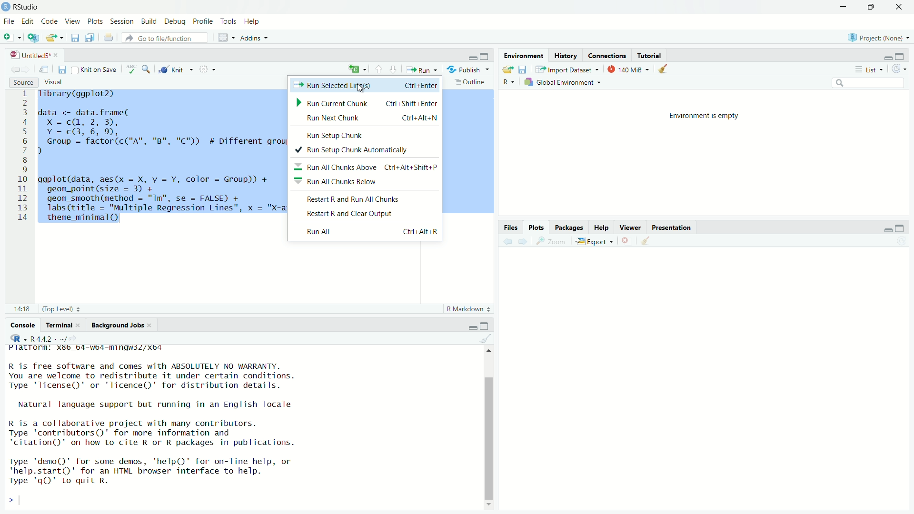 This screenshot has width=914, height=514. What do you see at coordinates (95, 22) in the screenshot?
I see `Plots` at bounding box center [95, 22].